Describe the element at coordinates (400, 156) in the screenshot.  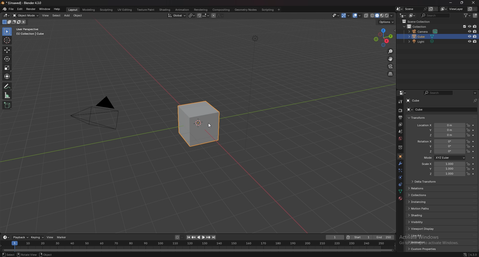
I see `object` at that location.